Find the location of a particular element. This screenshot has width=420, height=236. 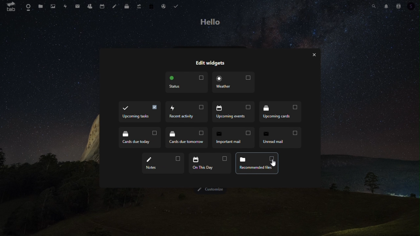

notes is located at coordinates (115, 7).